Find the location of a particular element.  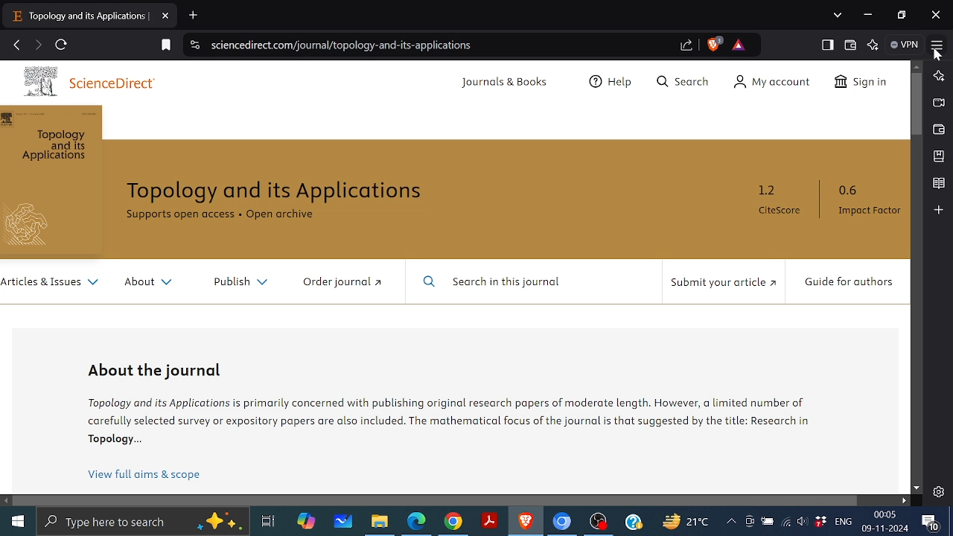

Search tabs is located at coordinates (838, 15).